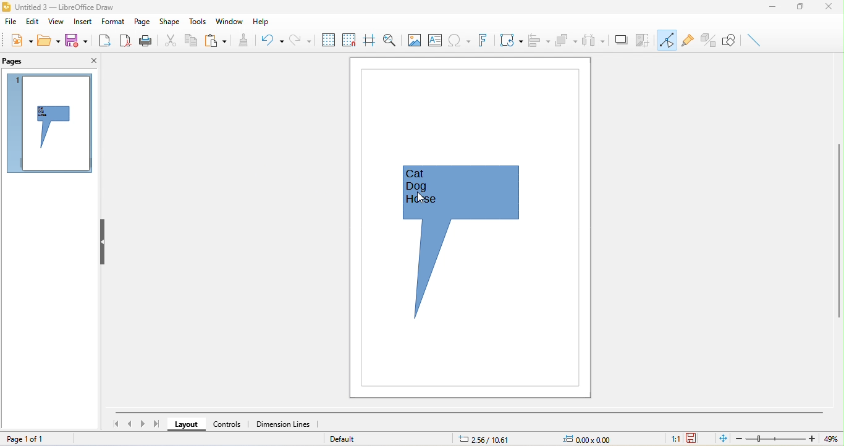 The height and width of the screenshot is (446, 844). I want to click on house, so click(427, 204).